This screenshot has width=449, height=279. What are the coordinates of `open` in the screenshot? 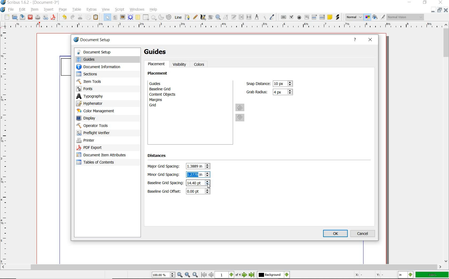 It's located at (15, 17).